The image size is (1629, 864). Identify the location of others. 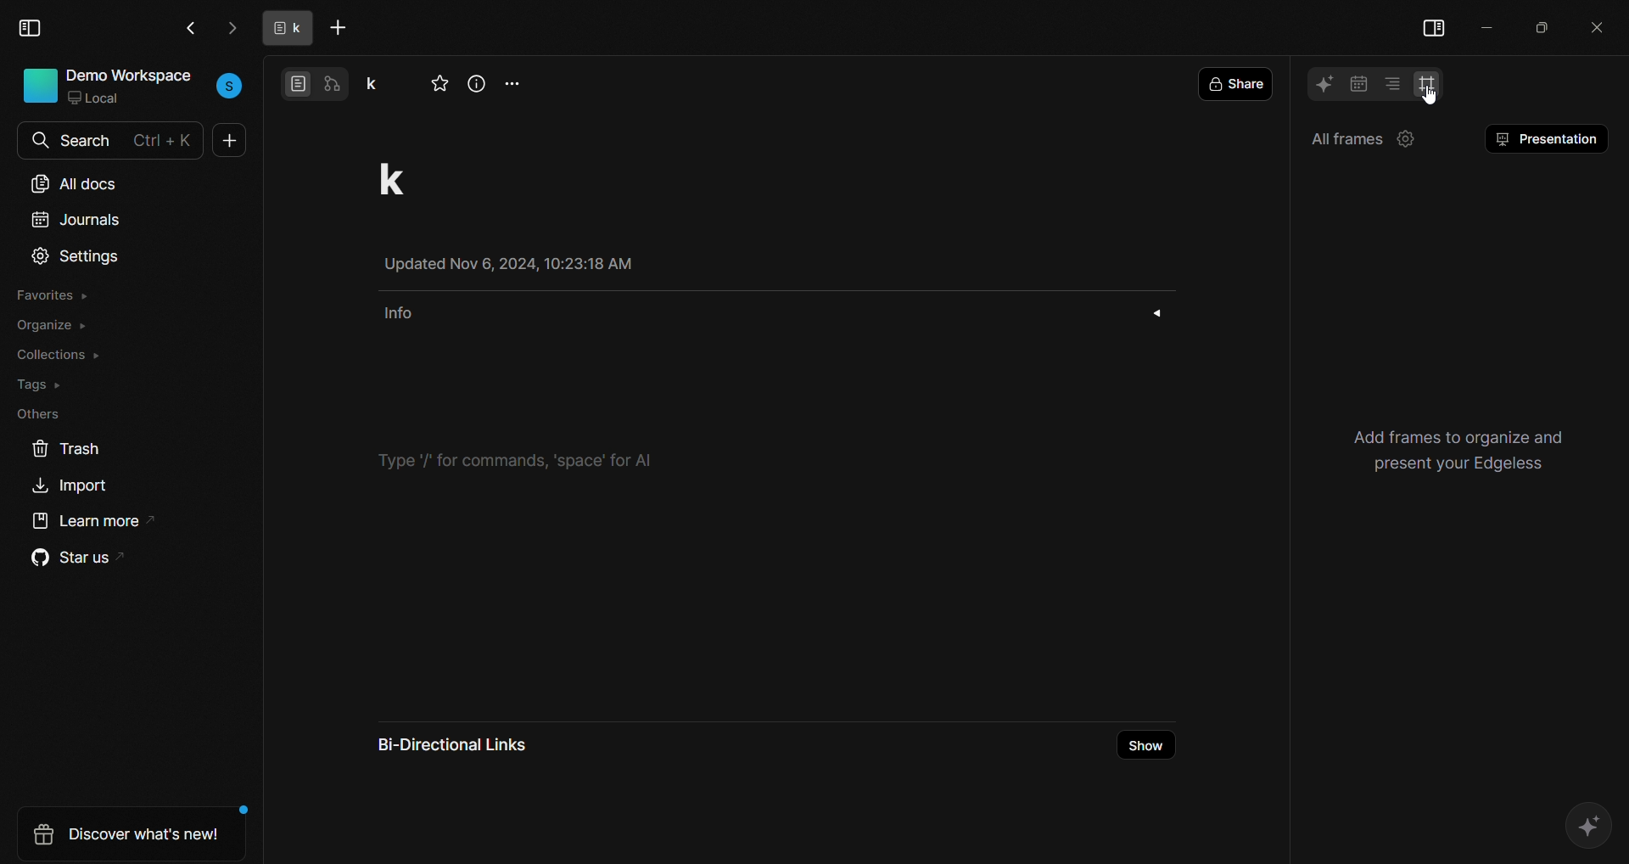
(35, 413).